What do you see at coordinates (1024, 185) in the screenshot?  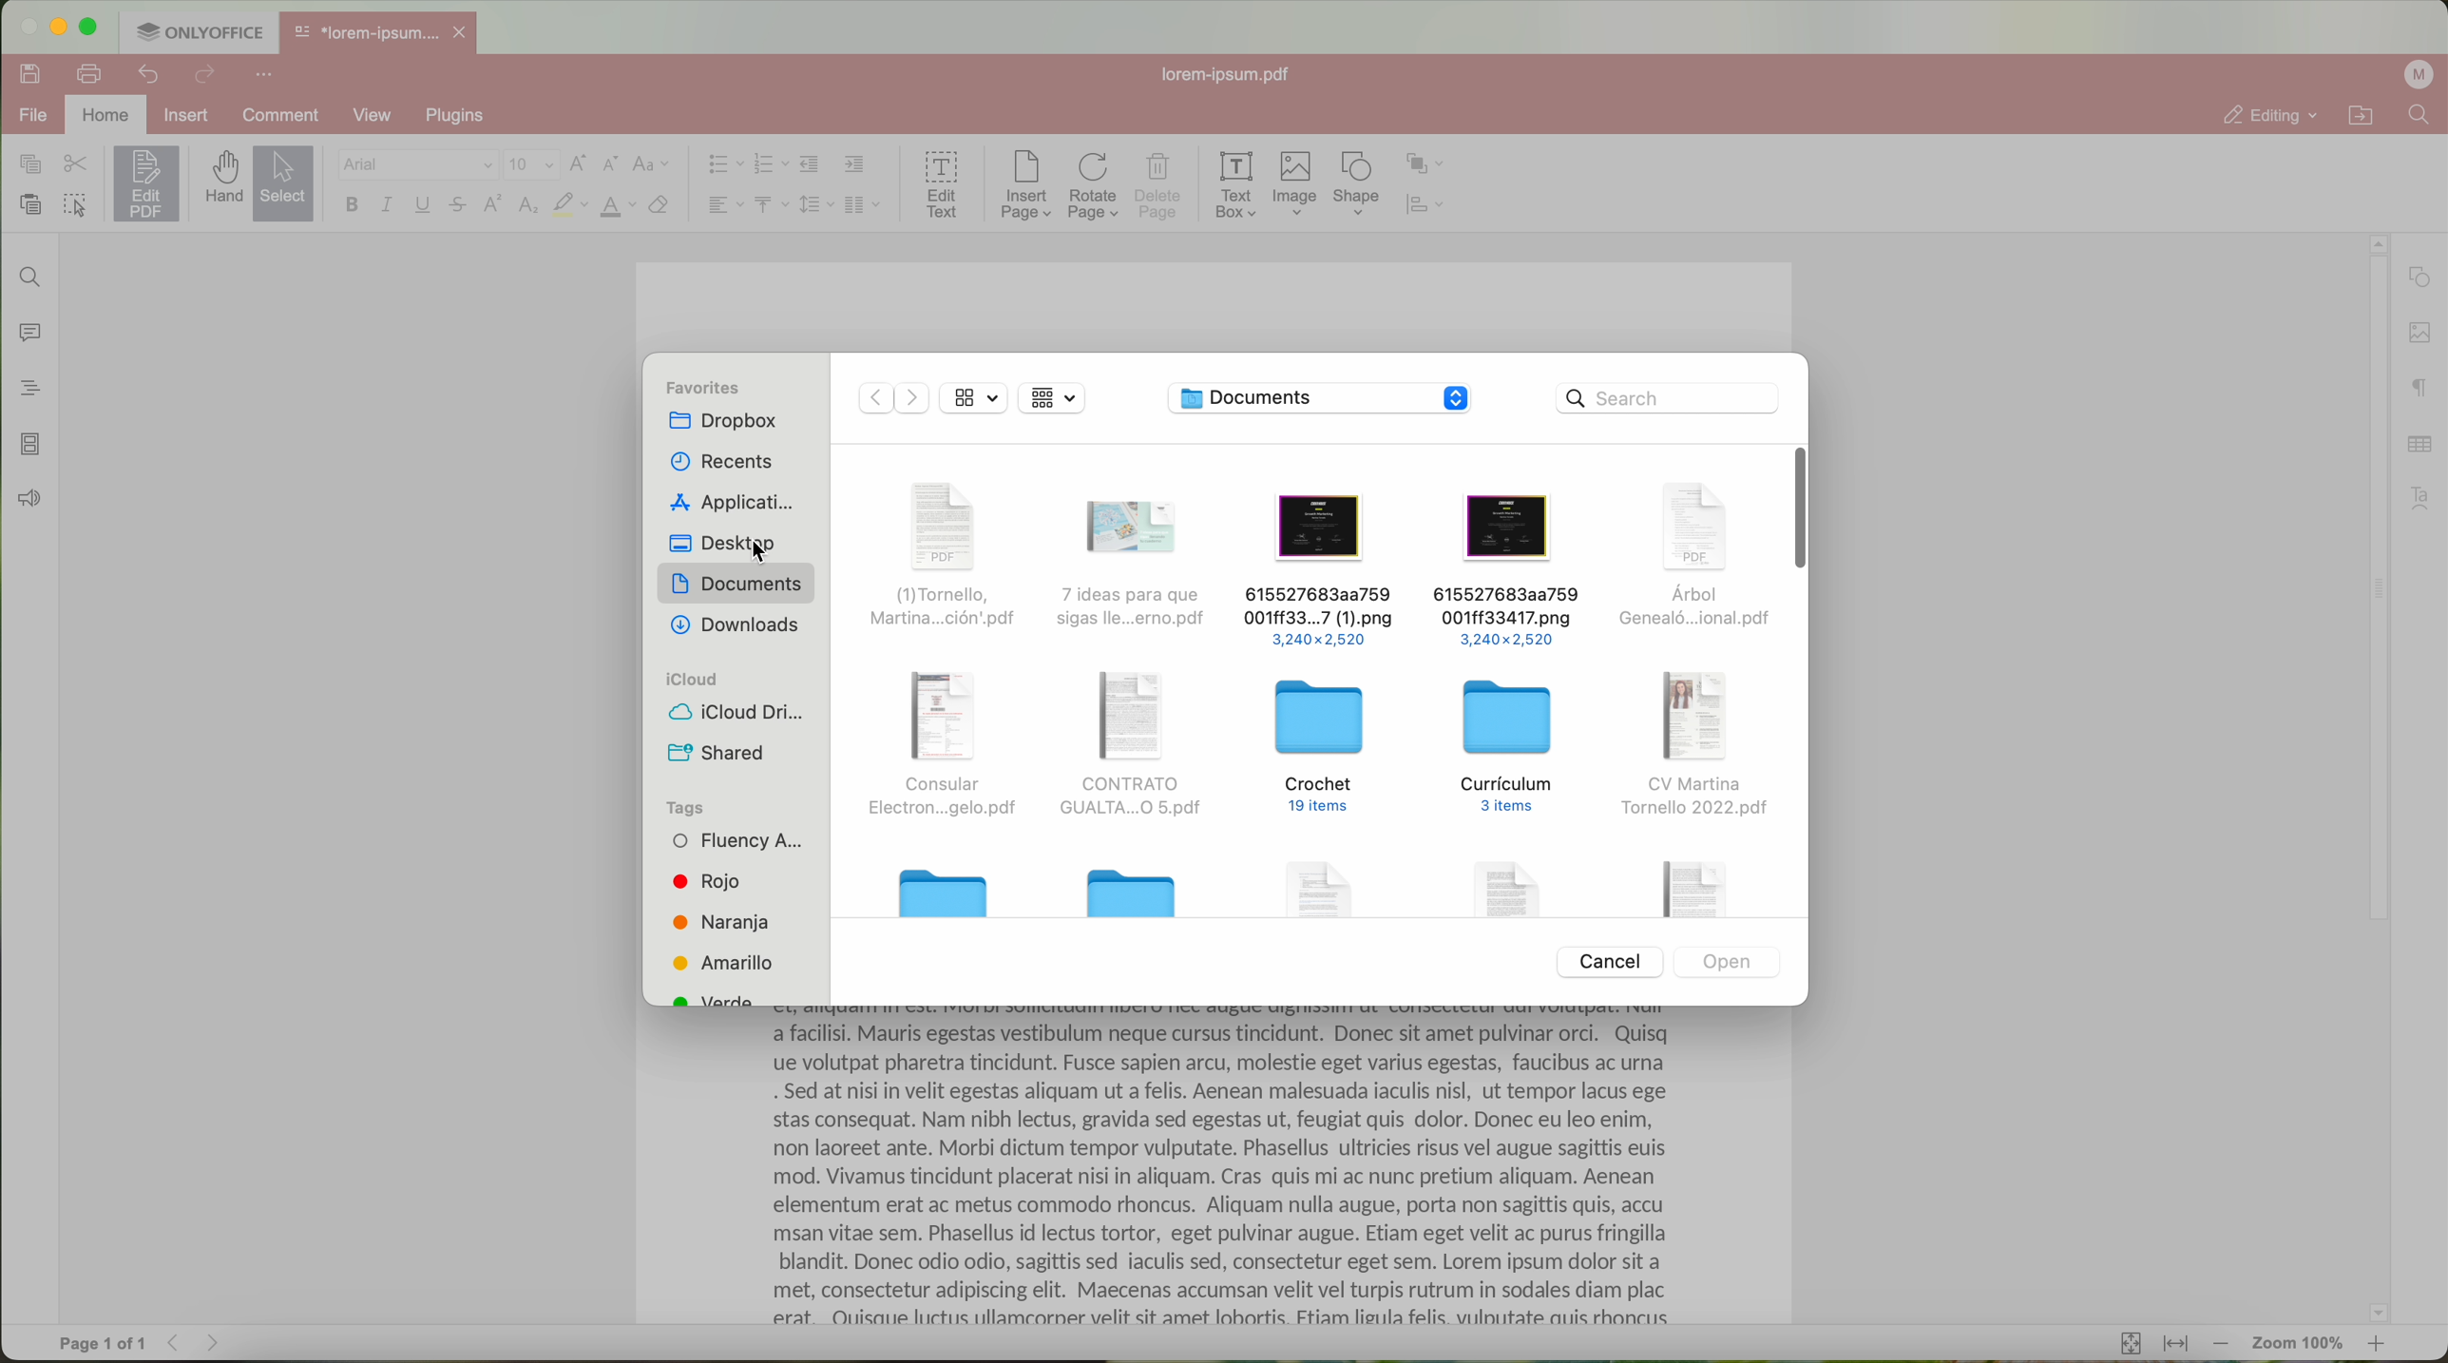 I see `insert page` at bounding box center [1024, 185].